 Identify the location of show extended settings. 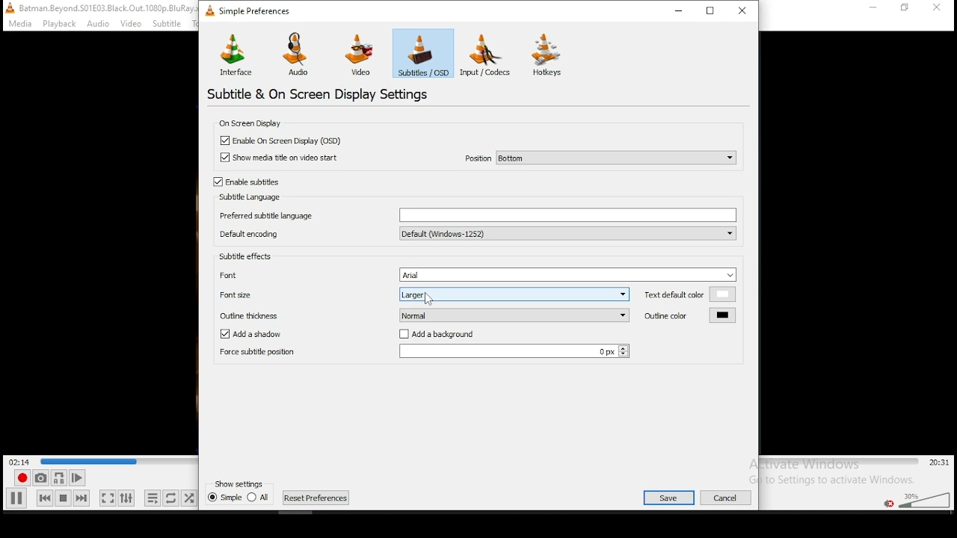
(126, 498).